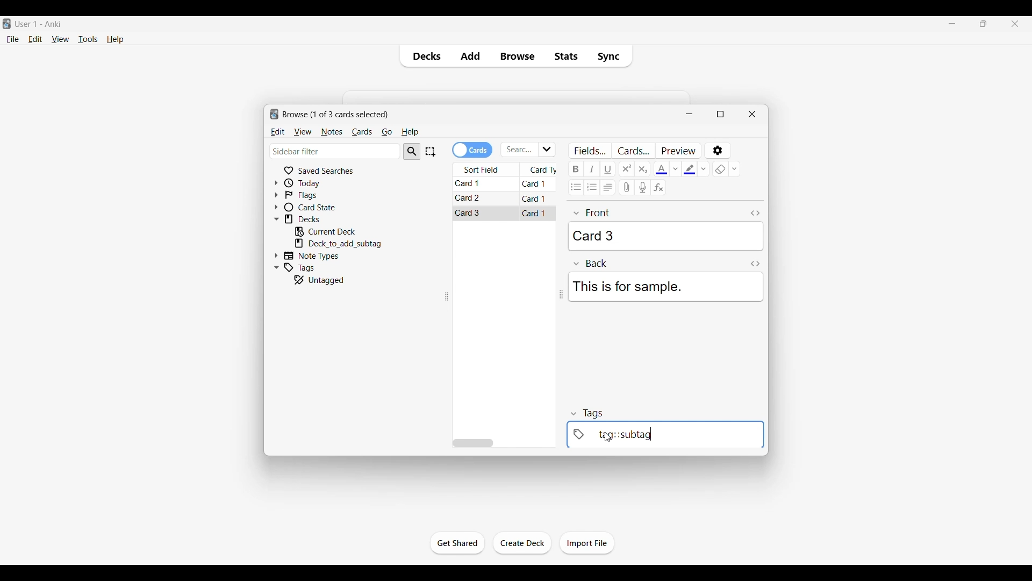 Image resolution: width=1032 pixels, height=581 pixels. What do you see at coordinates (611, 56) in the screenshot?
I see `Sync` at bounding box center [611, 56].